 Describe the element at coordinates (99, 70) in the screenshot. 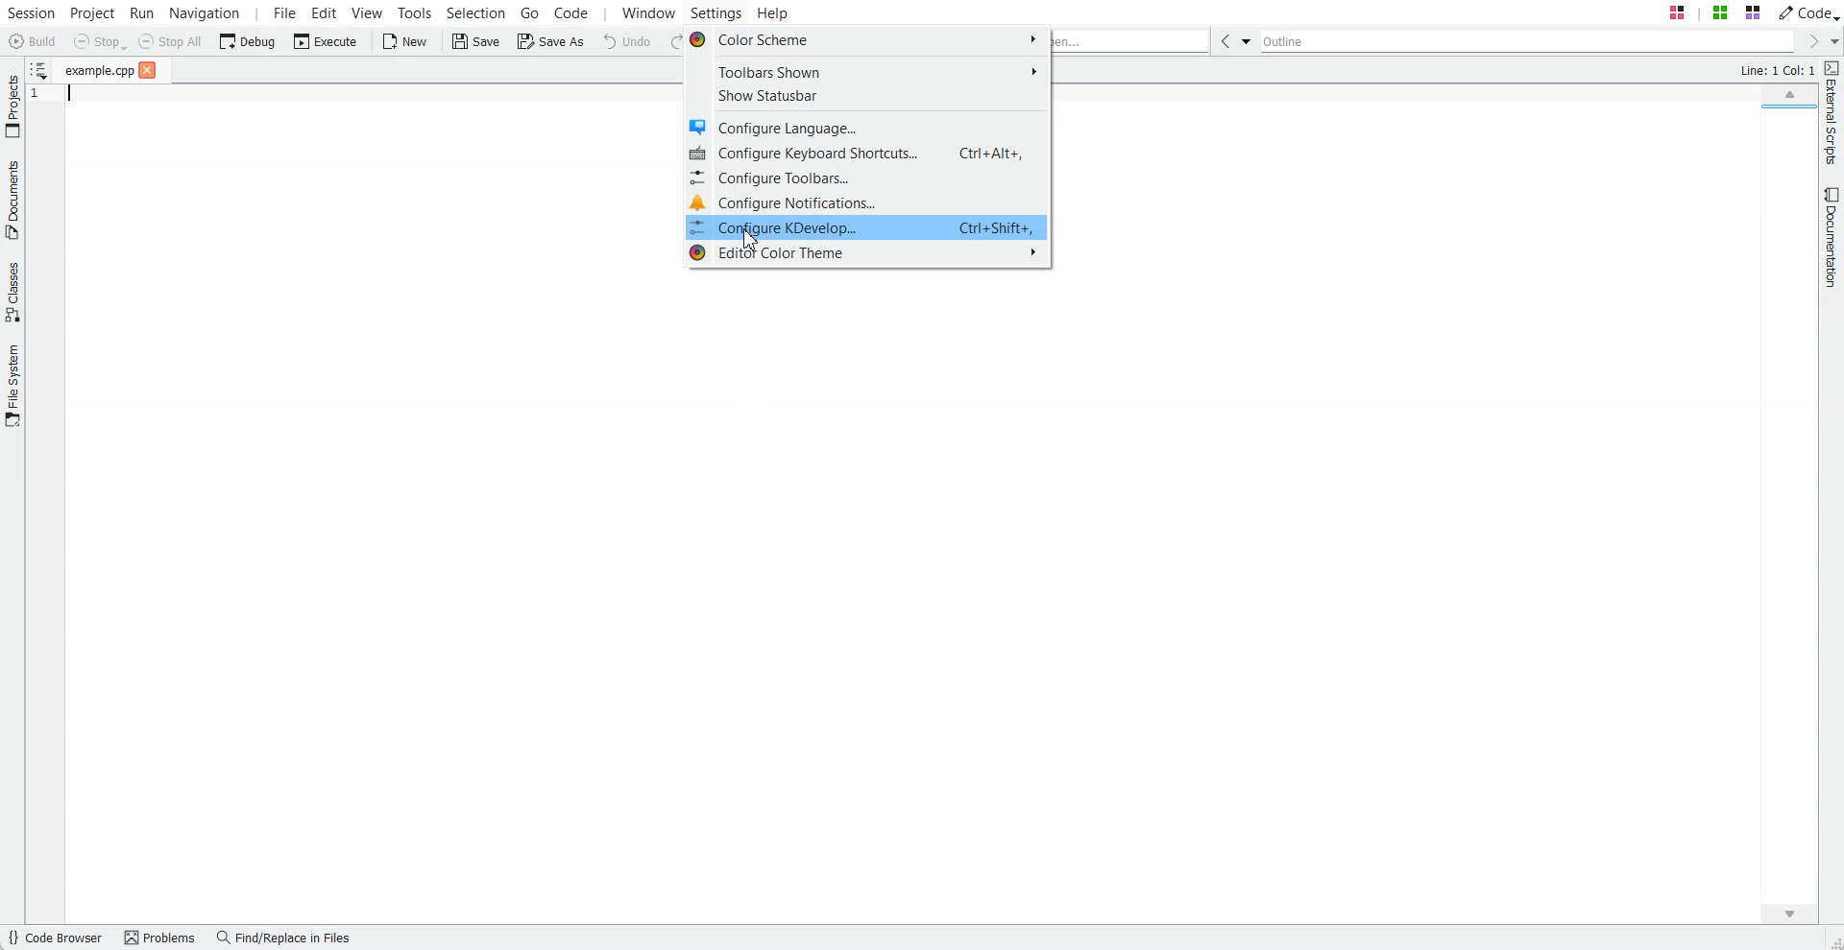

I see `File` at that location.